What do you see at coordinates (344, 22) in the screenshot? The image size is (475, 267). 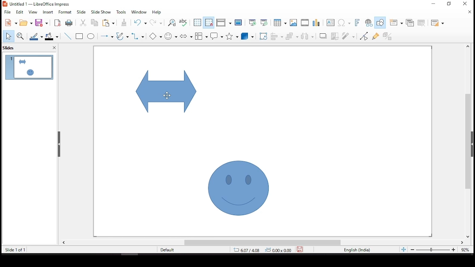 I see `insert special characters` at bounding box center [344, 22].